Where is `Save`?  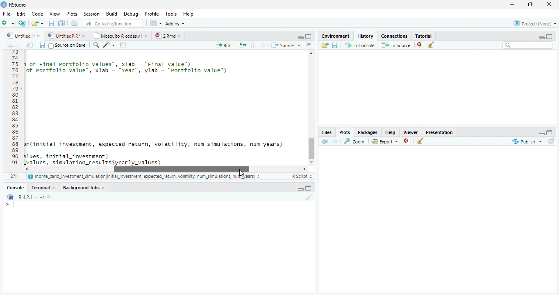 Save is located at coordinates (42, 45).